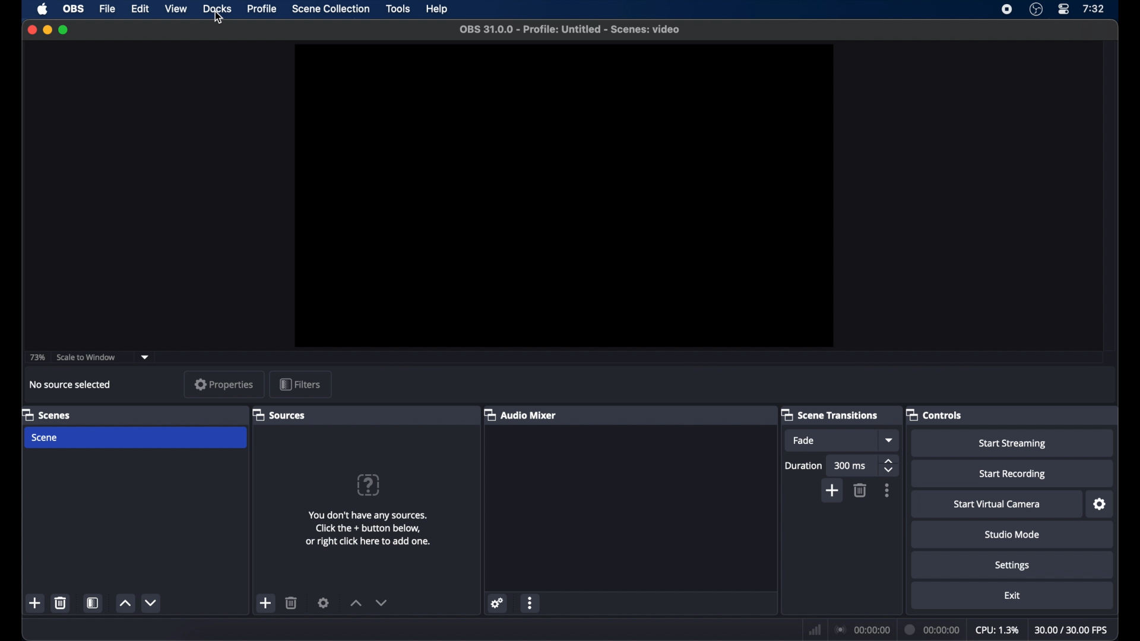 This screenshot has height=641, width=1140. What do you see at coordinates (381, 602) in the screenshot?
I see `decrement` at bounding box center [381, 602].